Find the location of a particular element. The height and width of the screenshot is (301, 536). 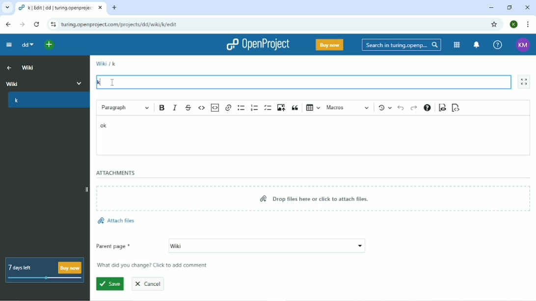

What did you change? Click to add comment. is located at coordinates (156, 266).